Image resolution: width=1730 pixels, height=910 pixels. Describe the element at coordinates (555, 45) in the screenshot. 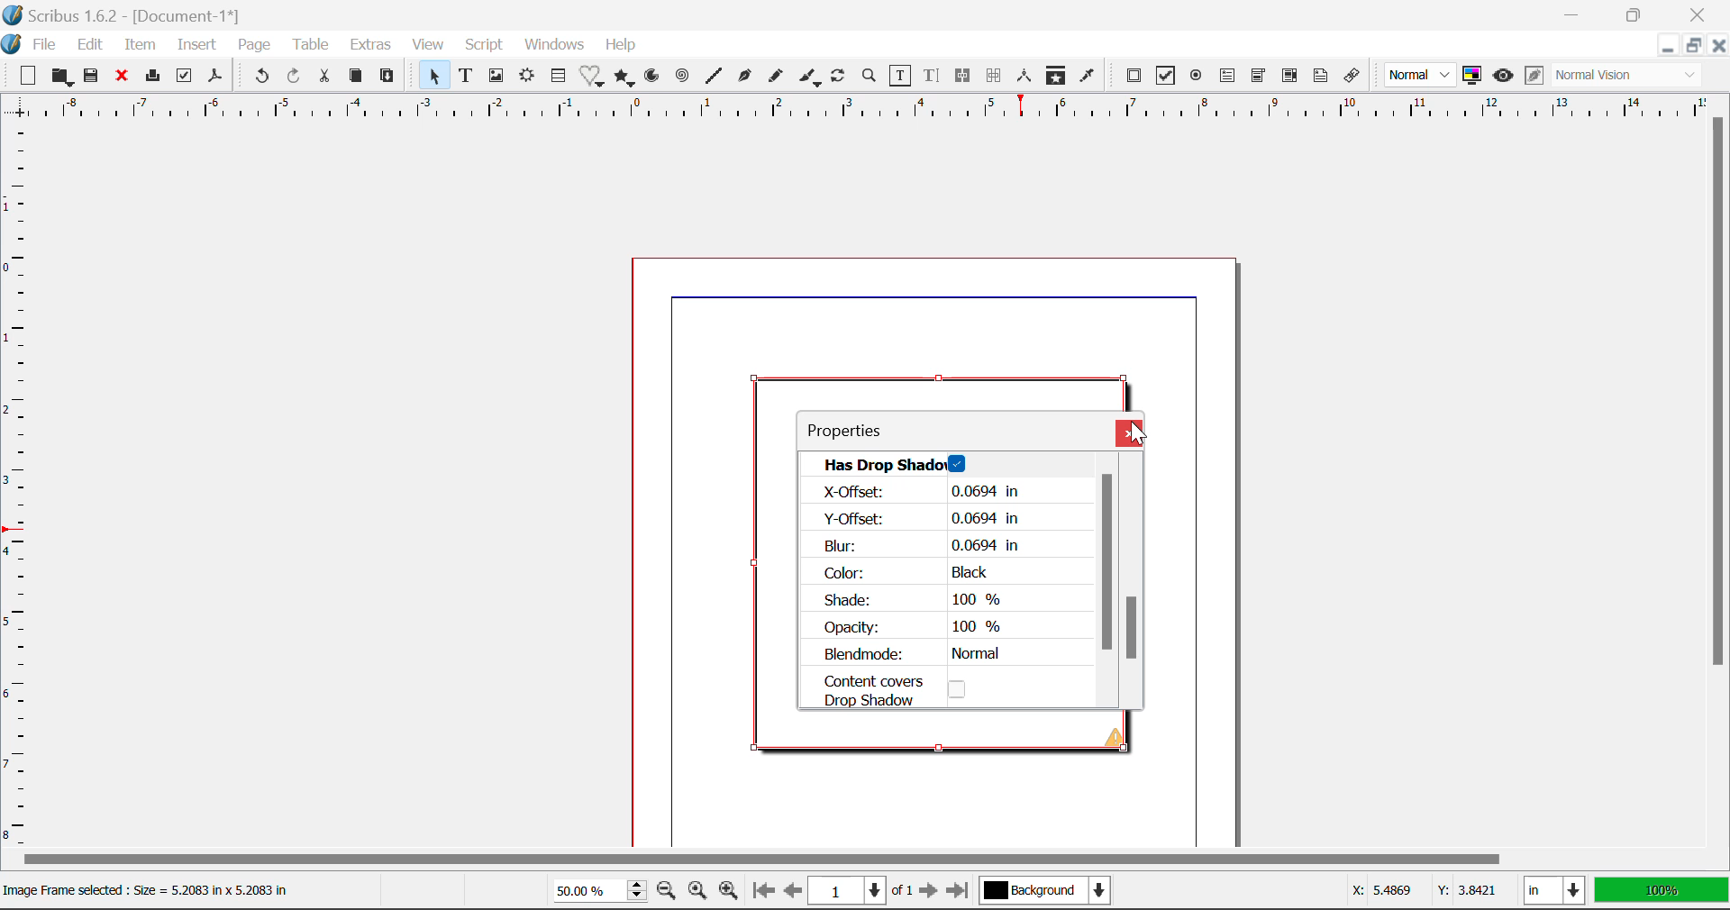

I see `Windows` at that location.